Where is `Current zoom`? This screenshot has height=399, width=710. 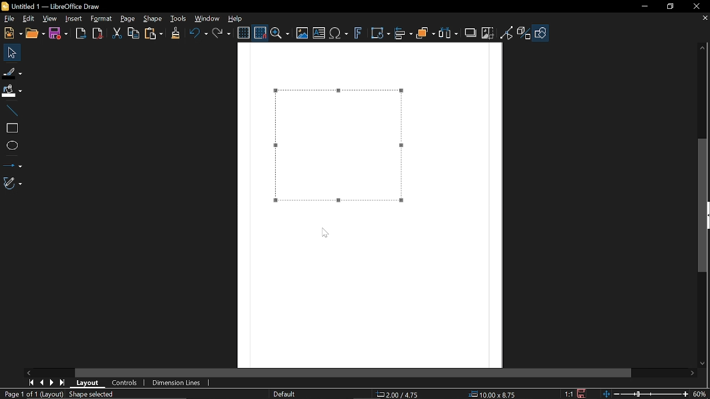 Current zoom is located at coordinates (701, 393).